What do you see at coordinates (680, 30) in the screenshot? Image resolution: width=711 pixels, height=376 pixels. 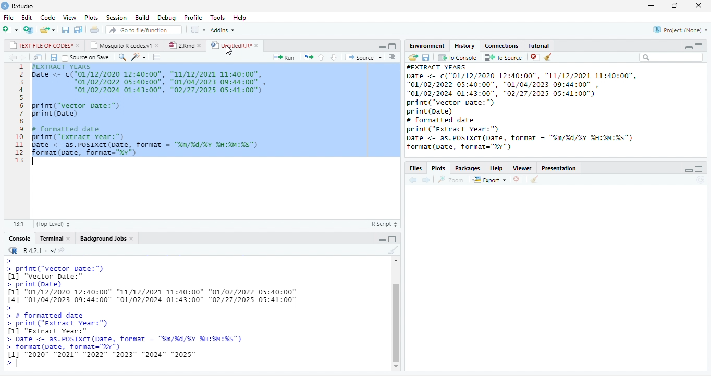 I see `Project(None)` at bounding box center [680, 30].